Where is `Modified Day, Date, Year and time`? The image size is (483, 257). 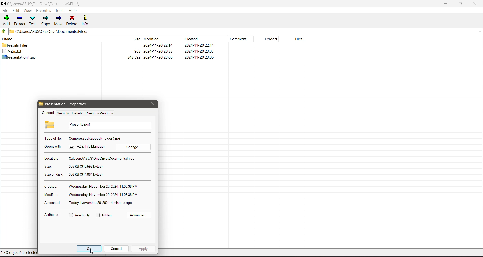
Modified Day, Date, Year and time is located at coordinates (103, 195).